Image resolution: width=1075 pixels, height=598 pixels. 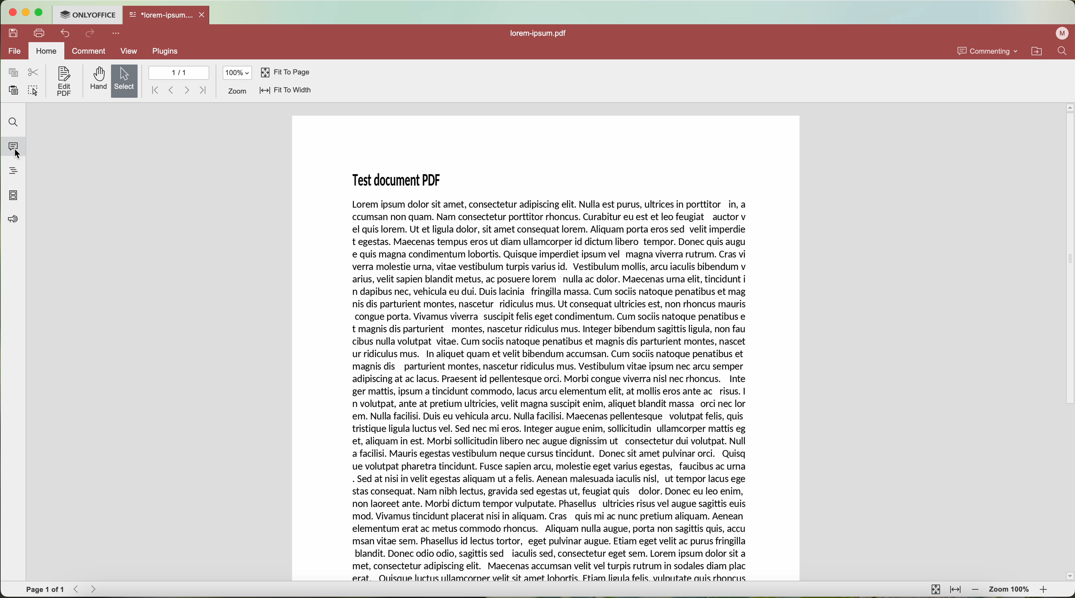 What do you see at coordinates (86, 590) in the screenshot?
I see `navigate arrows` at bounding box center [86, 590].